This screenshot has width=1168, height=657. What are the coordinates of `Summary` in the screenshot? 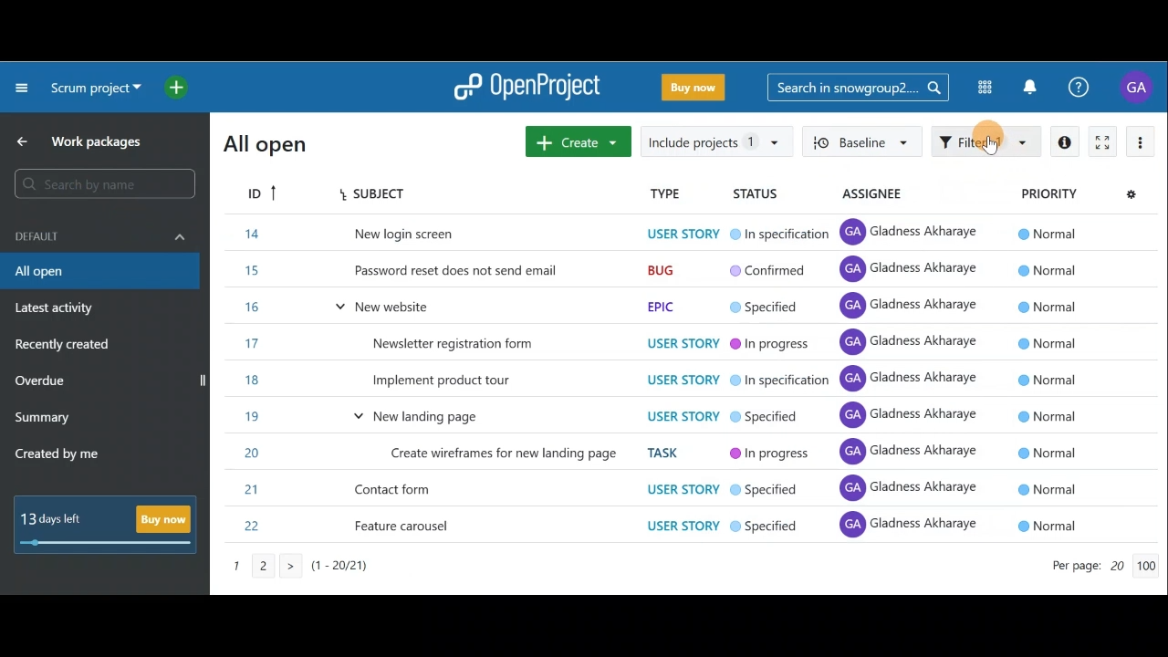 It's located at (43, 420).